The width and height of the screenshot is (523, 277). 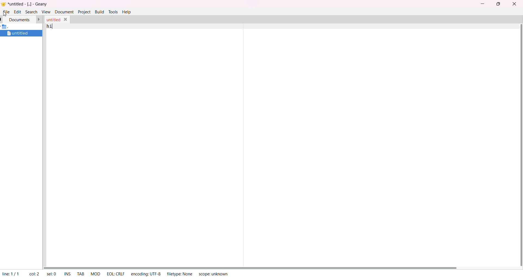 What do you see at coordinates (481, 3) in the screenshot?
I see `minimize` at bounding box center [481, 3].